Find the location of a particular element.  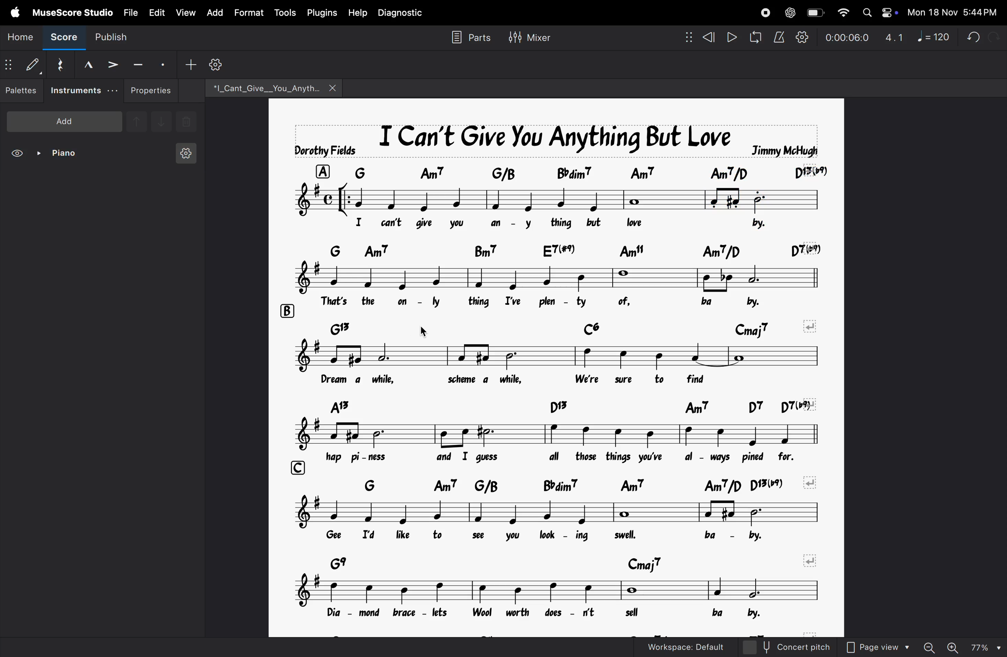

page view is located at coordinates (877, 647).